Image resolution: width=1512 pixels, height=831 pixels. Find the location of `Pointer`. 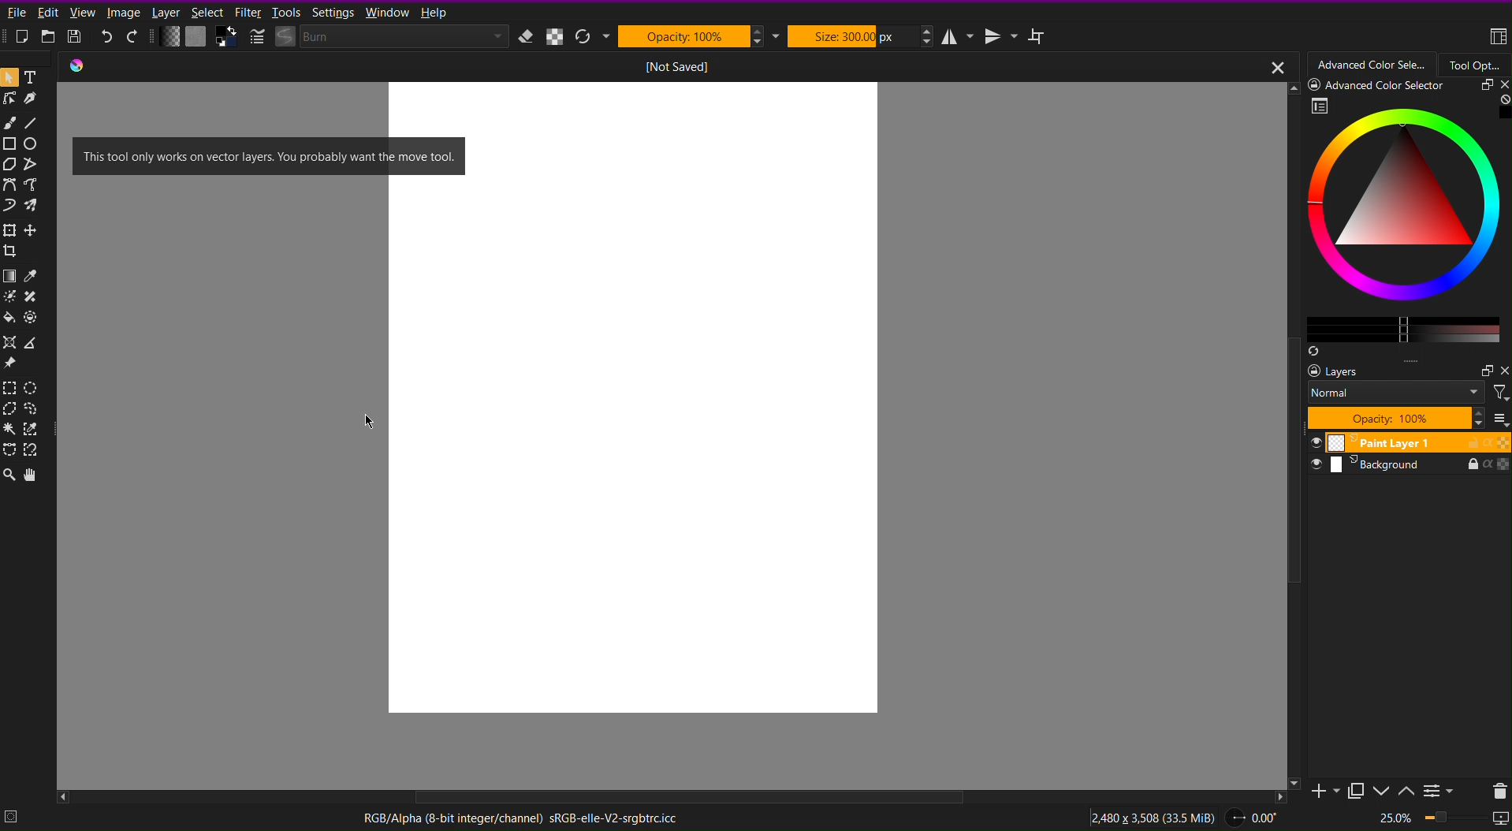

Pointer is located at coordinates (9, 78).